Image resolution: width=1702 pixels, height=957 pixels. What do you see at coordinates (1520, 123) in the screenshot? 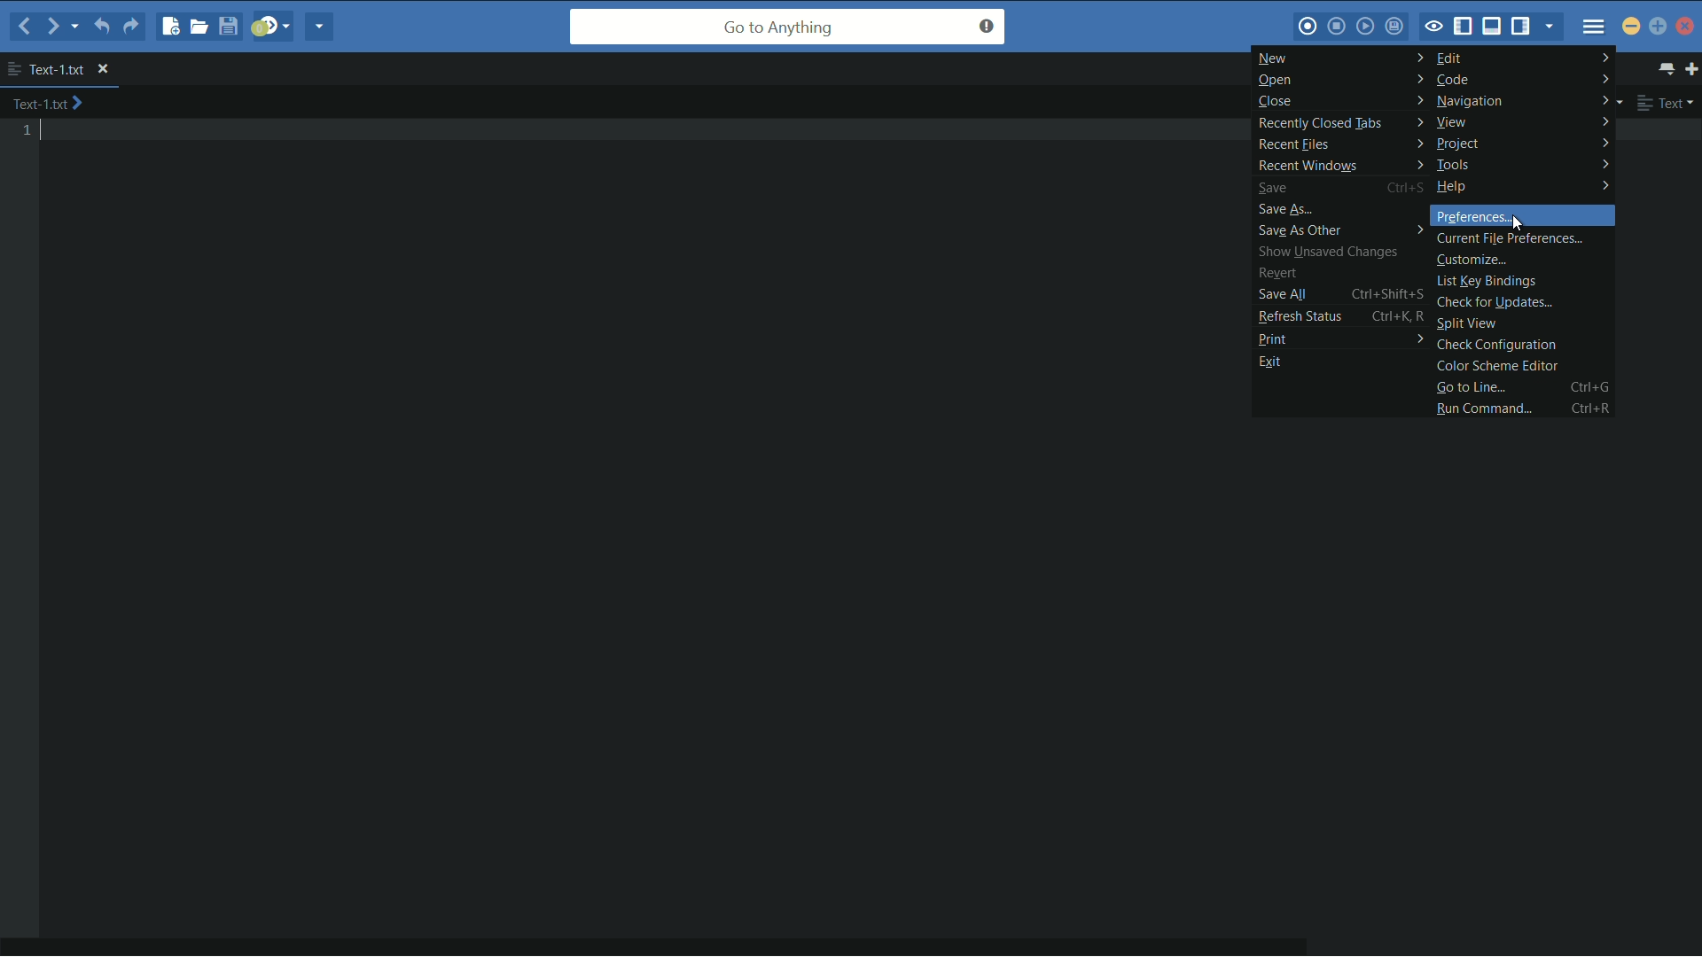
I see `view` at bounding box center [1520, 123].